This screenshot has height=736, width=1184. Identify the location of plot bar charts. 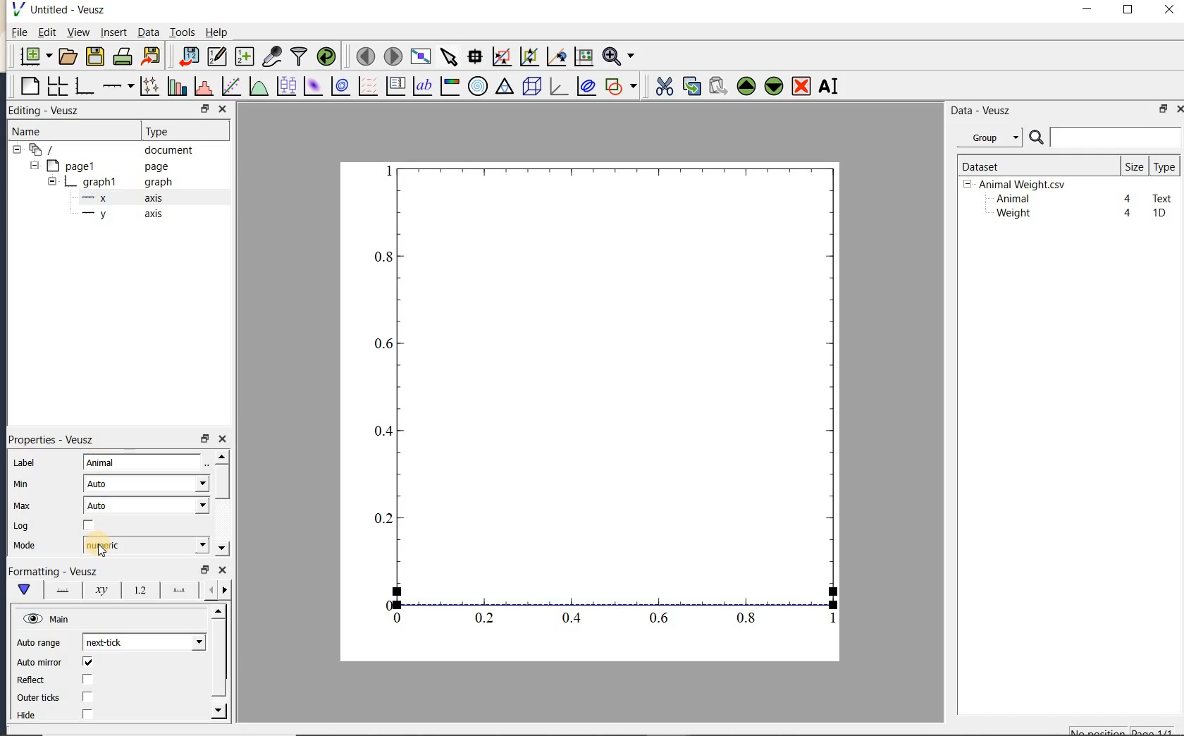
(177, 86).